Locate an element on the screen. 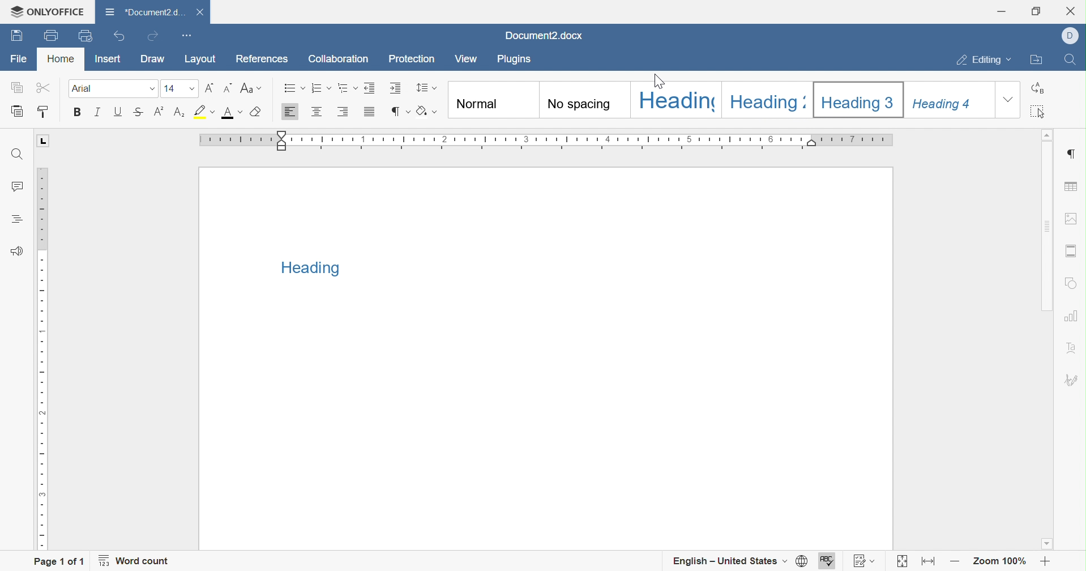 The height and width of the screenshot is (571, 1086). Scroll Bar is located at coordinates (1050, 340).